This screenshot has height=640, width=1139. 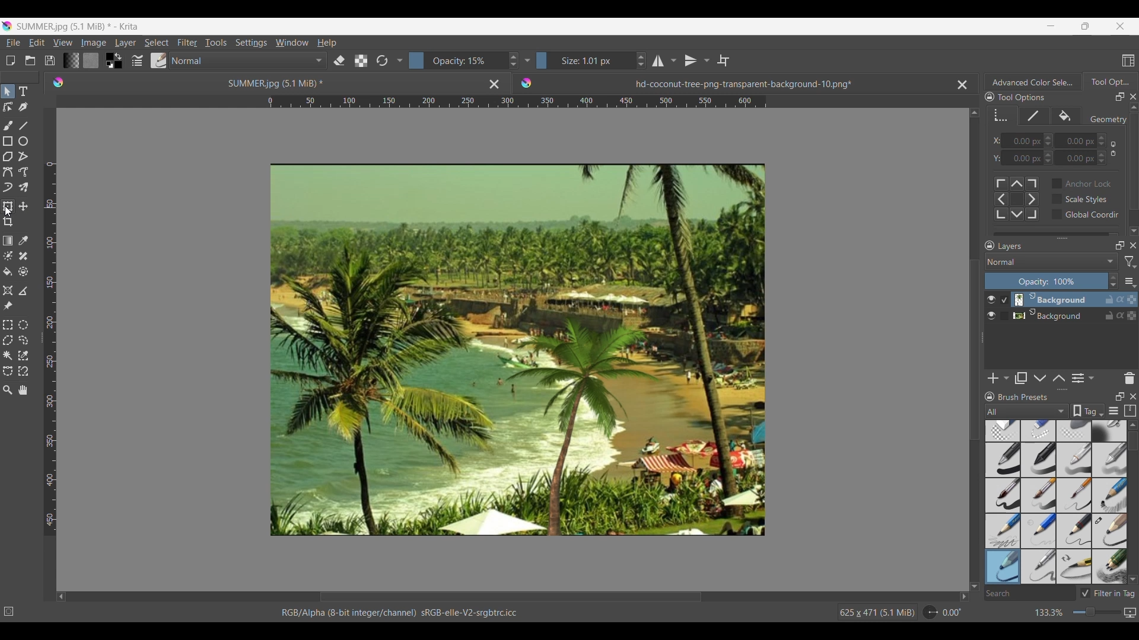 I want to click on SUMMERjpg(5.1 MiB)* - Lrita, so click(x=79, y=26).